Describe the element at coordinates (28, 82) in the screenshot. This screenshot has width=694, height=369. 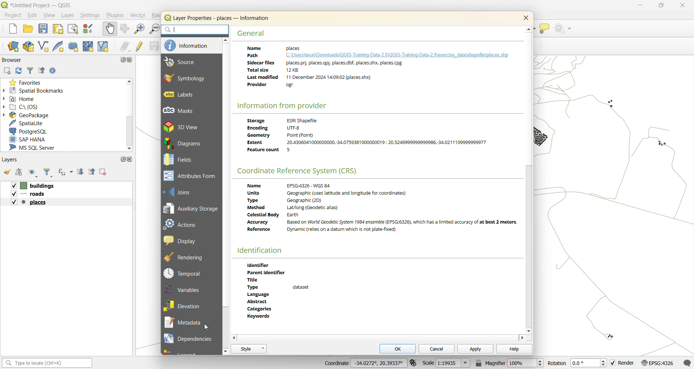
I see `favorites` at that location.